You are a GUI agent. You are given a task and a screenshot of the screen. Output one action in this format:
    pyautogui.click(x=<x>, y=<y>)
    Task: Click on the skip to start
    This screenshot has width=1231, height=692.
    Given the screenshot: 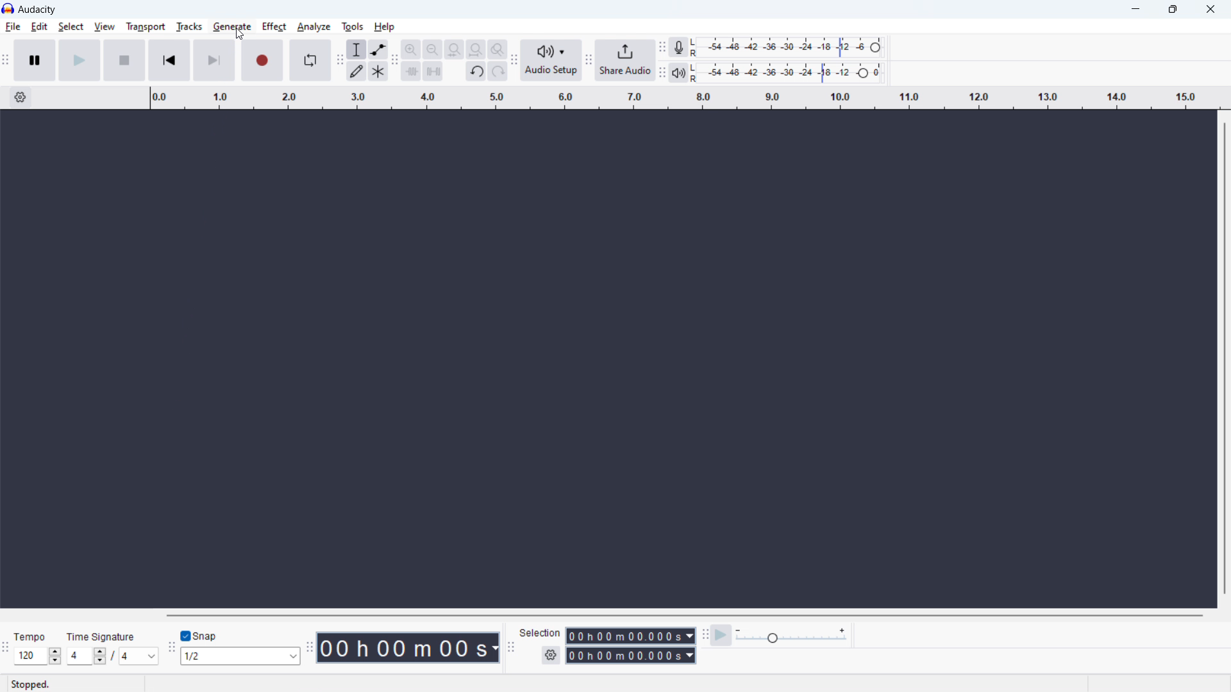 What is the action you would take?
    pyautogui.click(x=169, y=60)
    